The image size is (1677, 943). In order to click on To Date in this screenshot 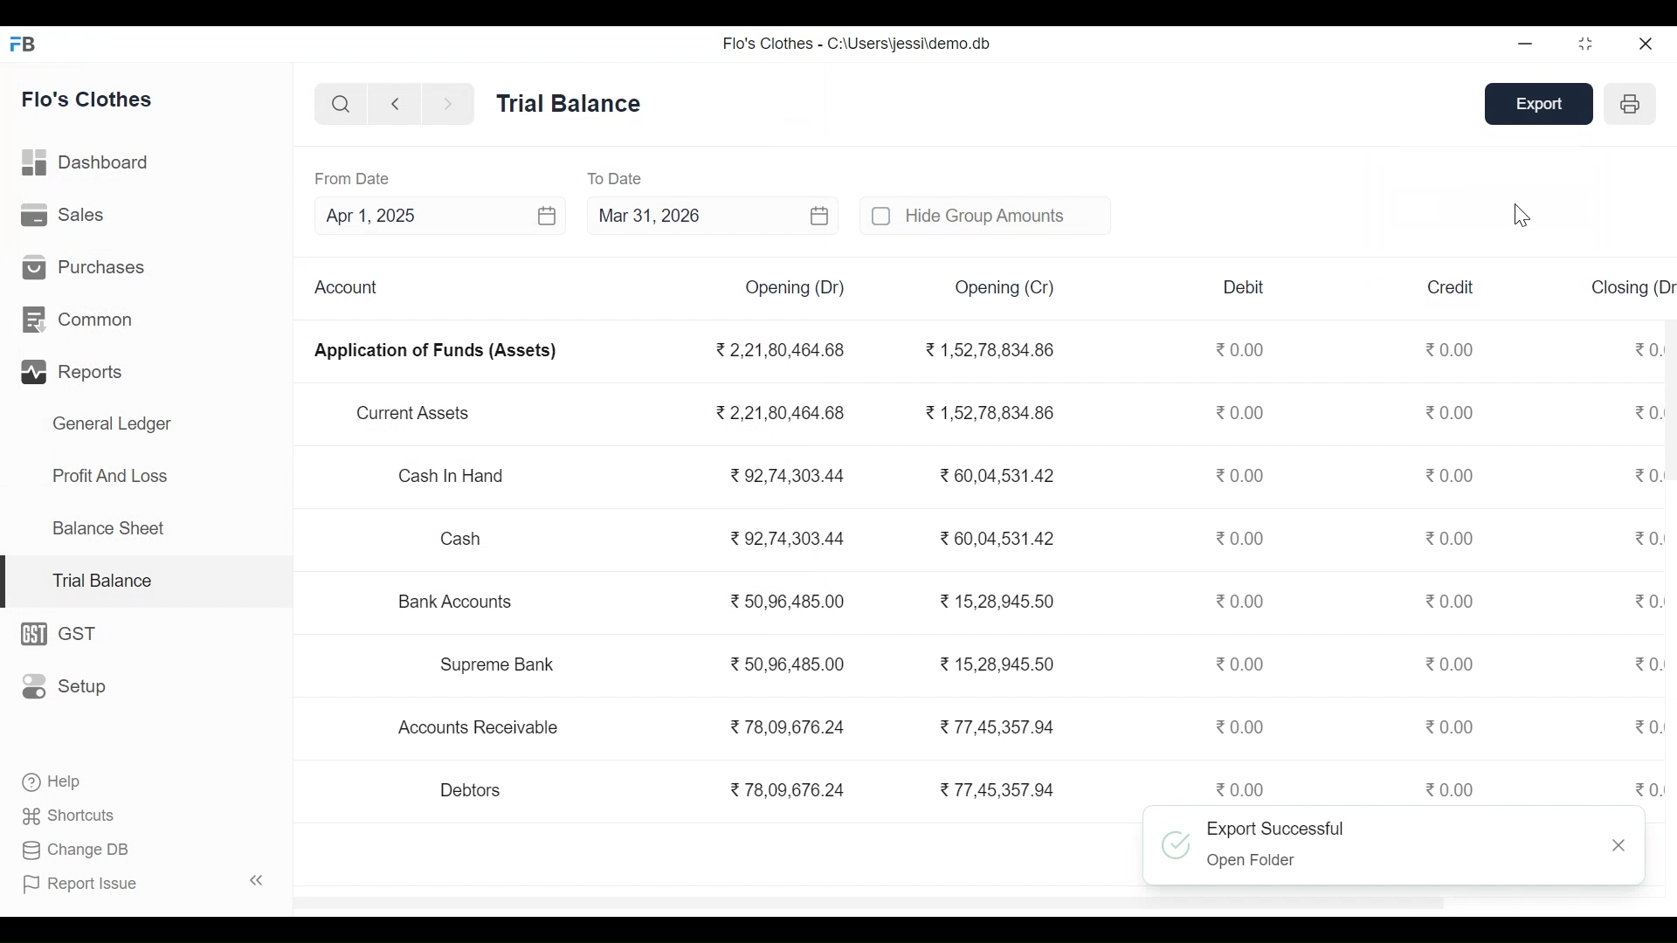, I will do `click(618, 177)`.